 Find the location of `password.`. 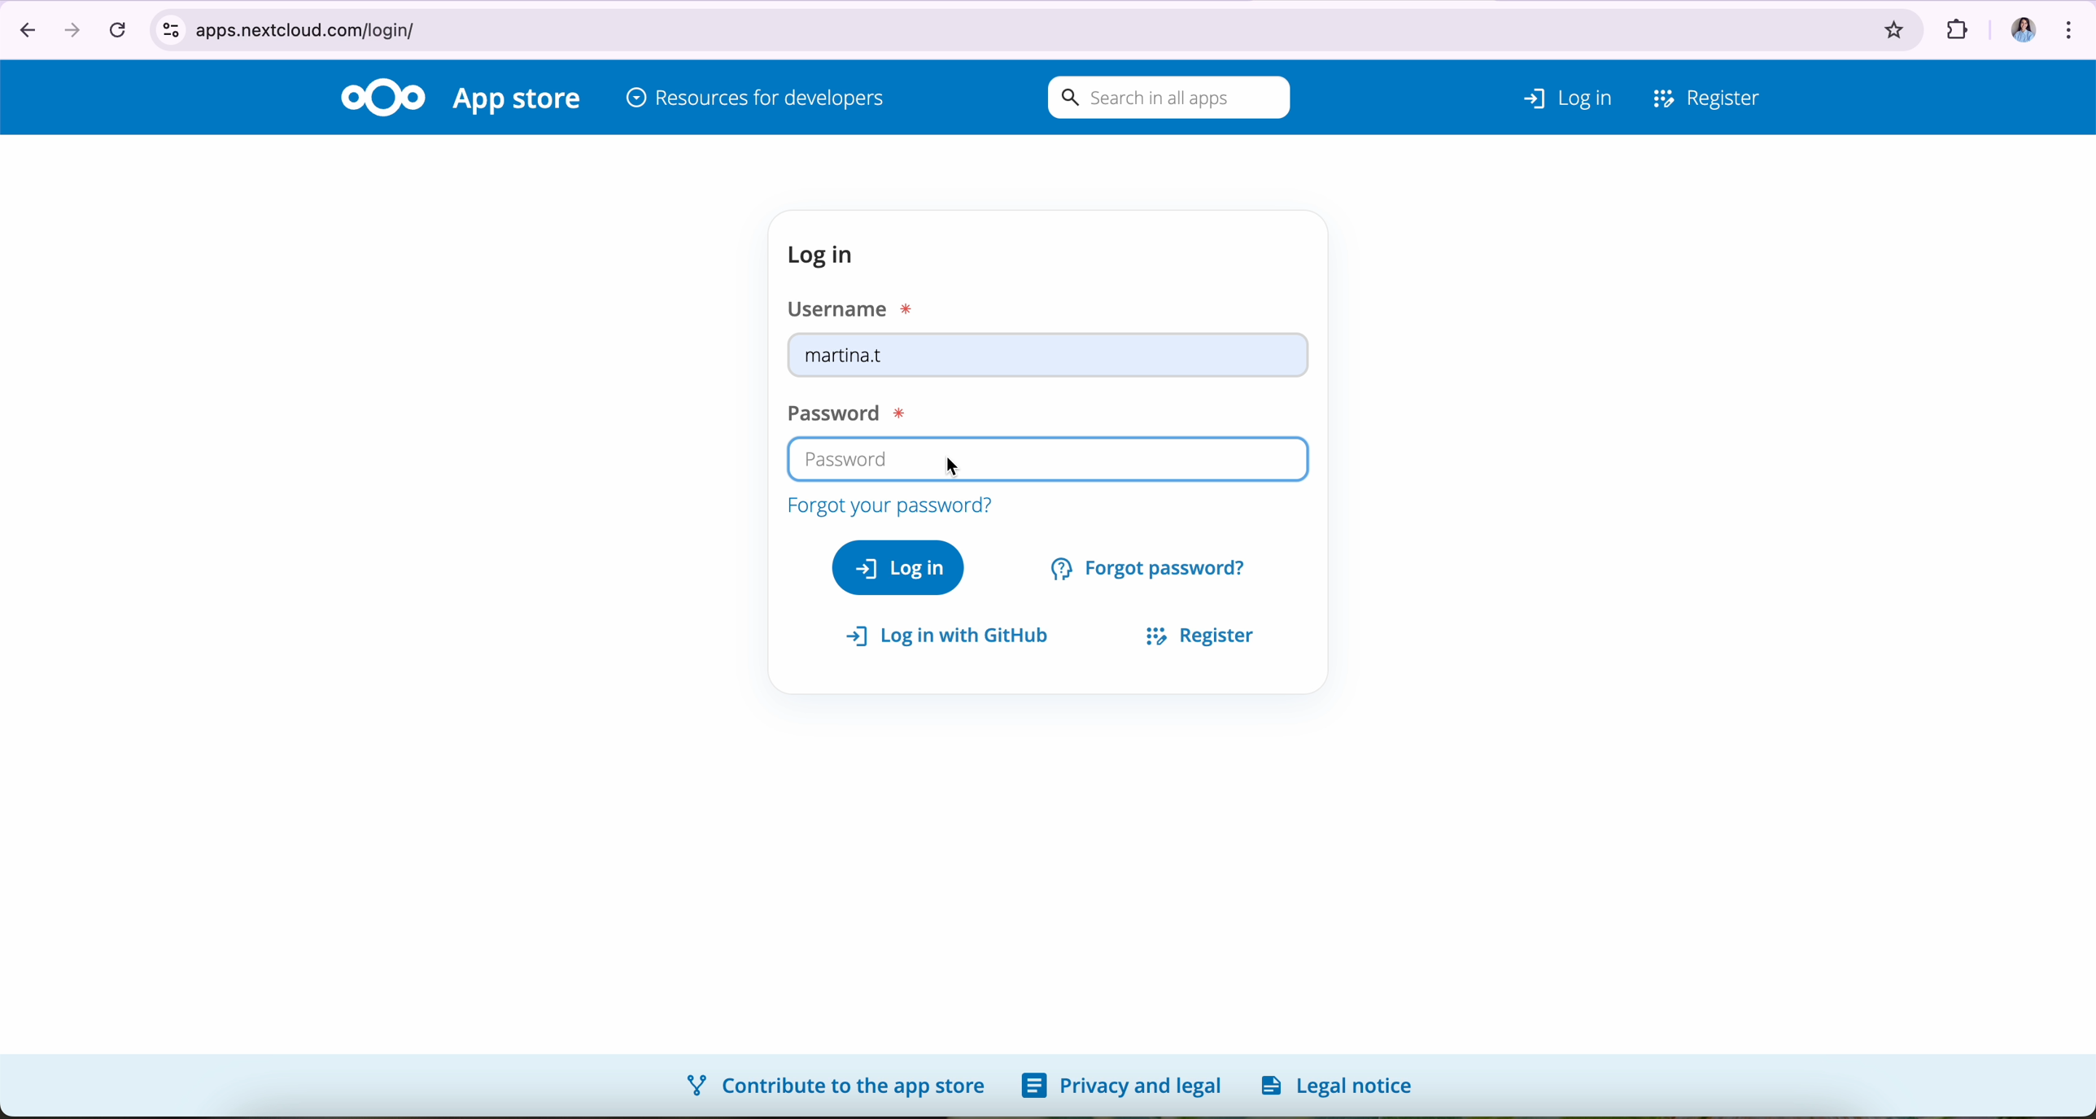

password. is located at coordinates (1046, 461).